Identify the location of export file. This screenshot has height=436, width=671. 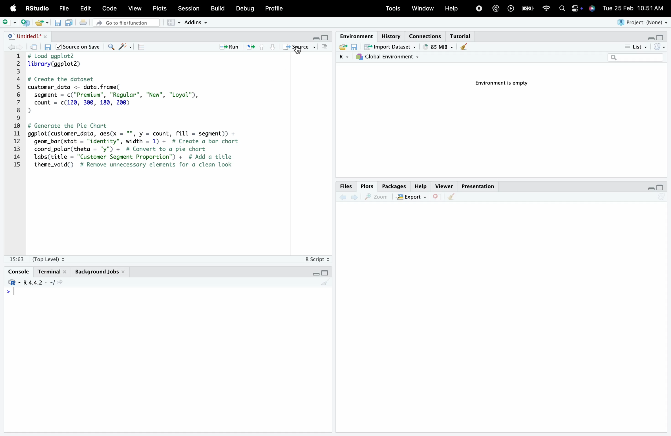
(44, 23).